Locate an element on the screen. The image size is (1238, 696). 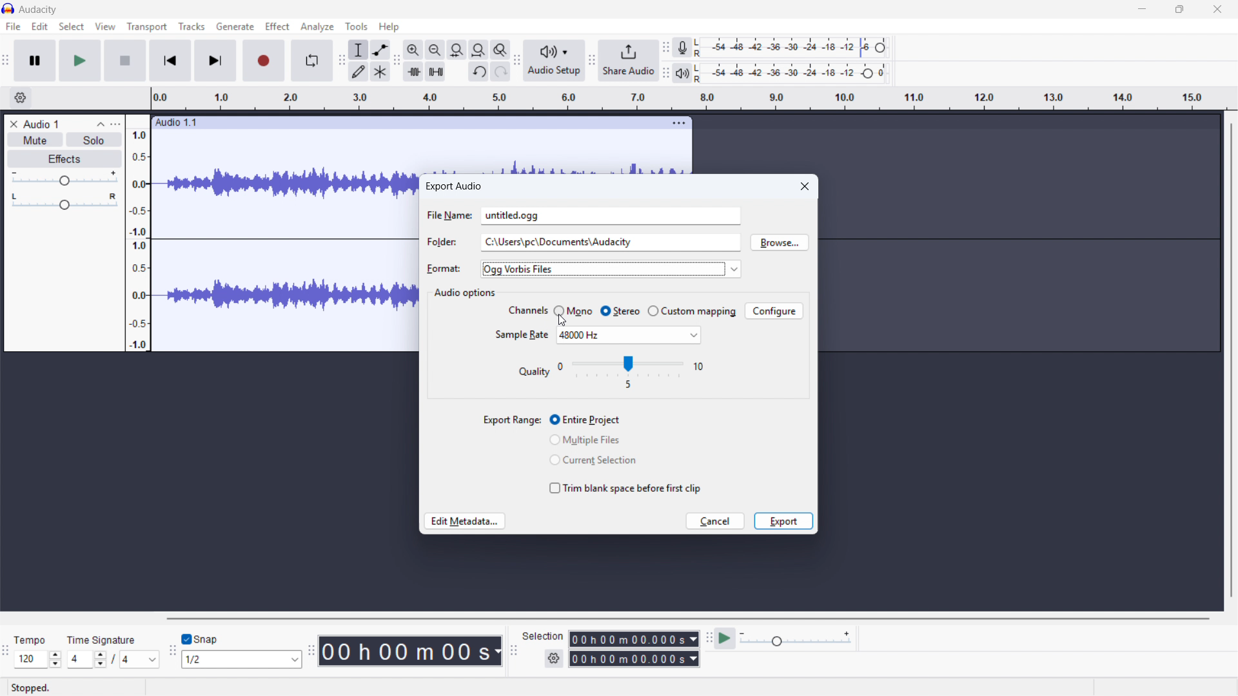
minimise  is located at coordinates (1141, 9).